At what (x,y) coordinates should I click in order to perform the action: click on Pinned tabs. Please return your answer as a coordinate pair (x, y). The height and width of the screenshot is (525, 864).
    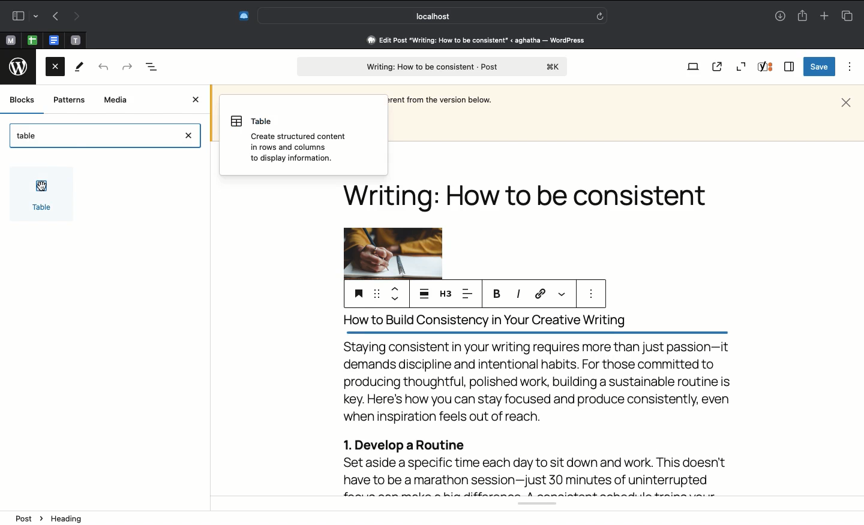
    Looking at the image, I should click on (32, 40).